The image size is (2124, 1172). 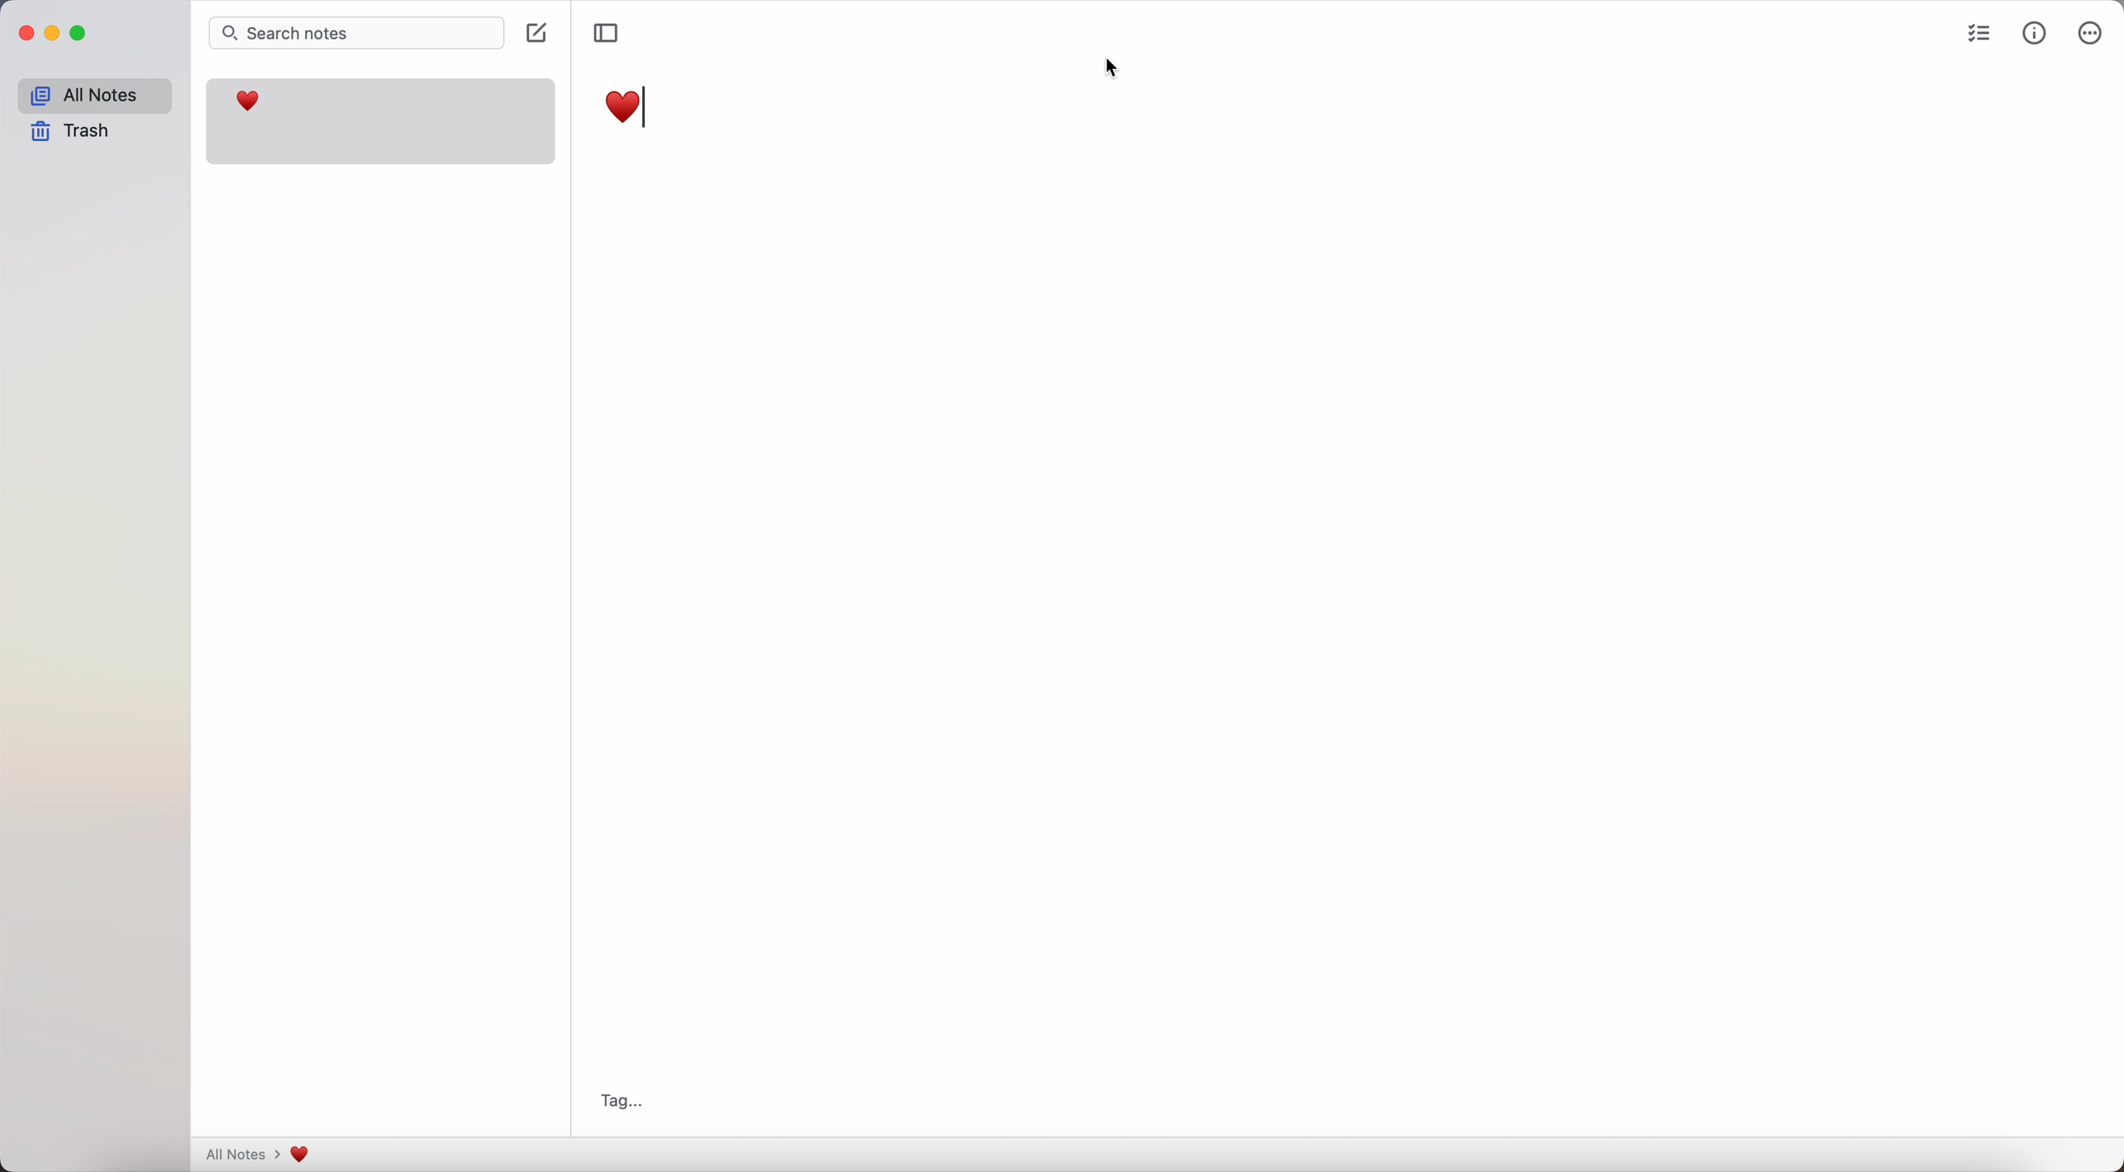 What do you see at coordinates (618, 1099) in the screenshot?
I see `tag` at bounding box center [618, 1099].